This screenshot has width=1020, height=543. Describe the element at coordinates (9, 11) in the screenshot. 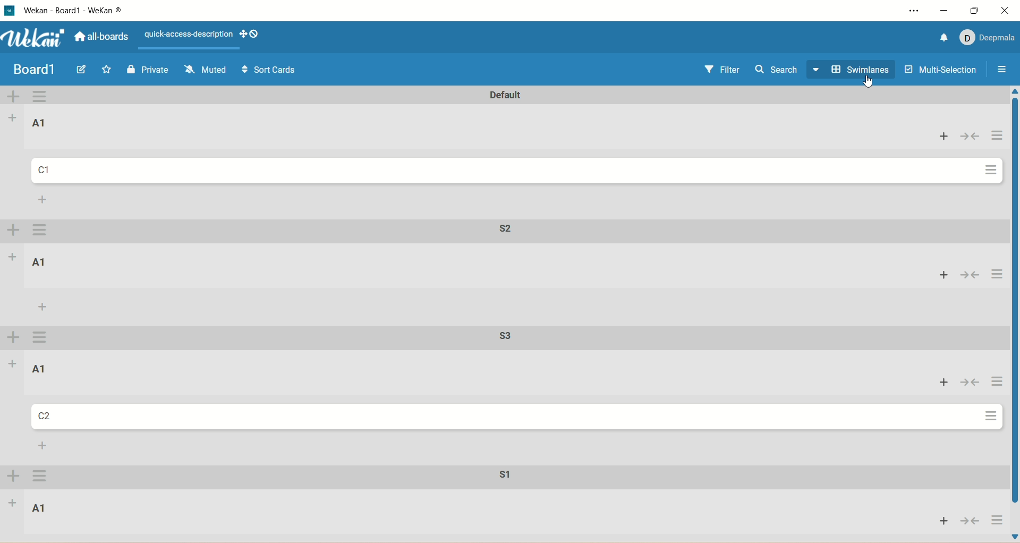

I see `logo` at that location.